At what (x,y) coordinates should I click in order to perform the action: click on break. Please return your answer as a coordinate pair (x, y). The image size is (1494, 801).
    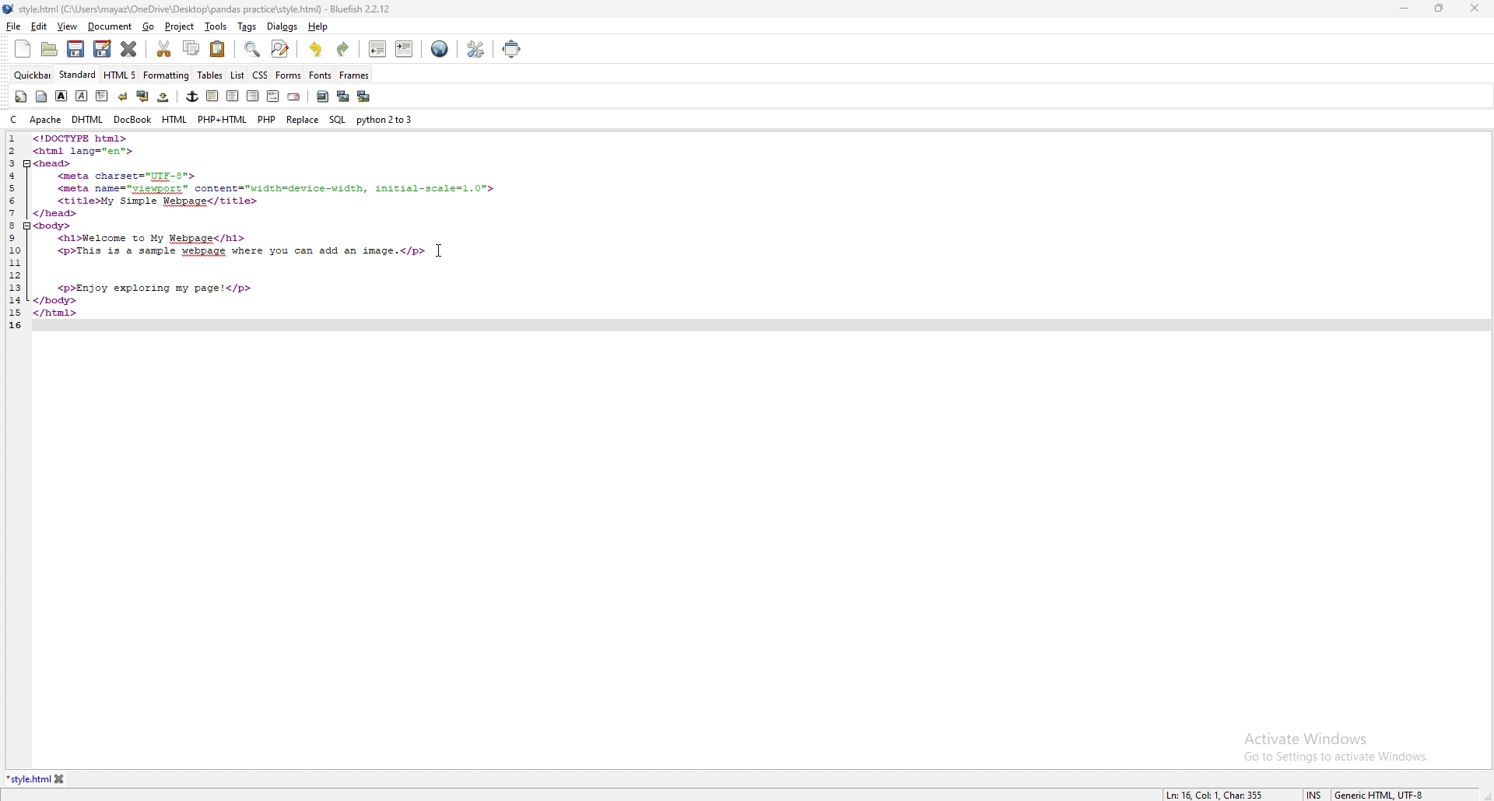
    Looking at the image, I should click on (123, 97).